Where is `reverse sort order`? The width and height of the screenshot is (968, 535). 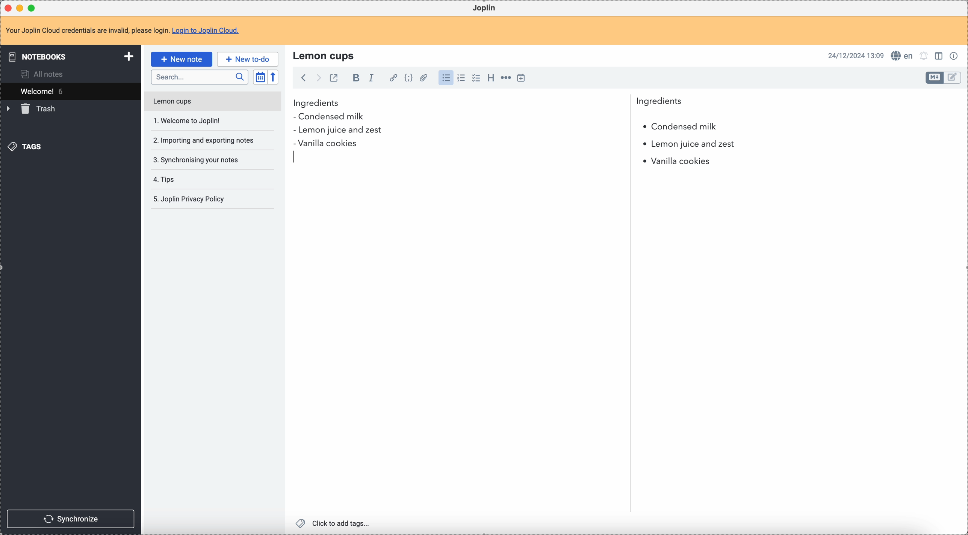 reverse sort order is located at coordinates (274, 77).